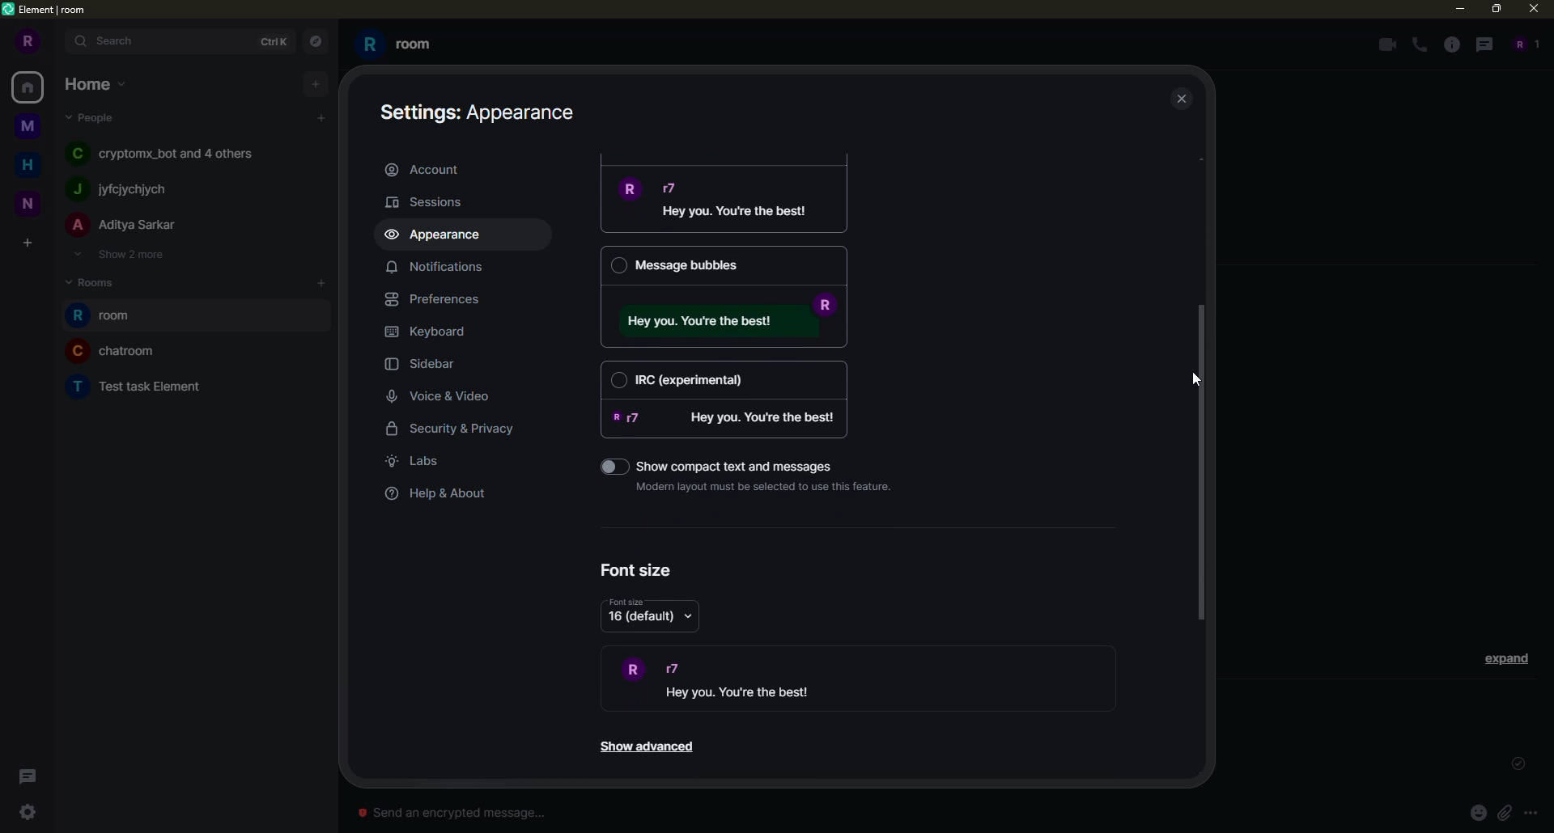  Describe the element at coordinates (1482, 44) in the screenshot. I see `threads` at that location.